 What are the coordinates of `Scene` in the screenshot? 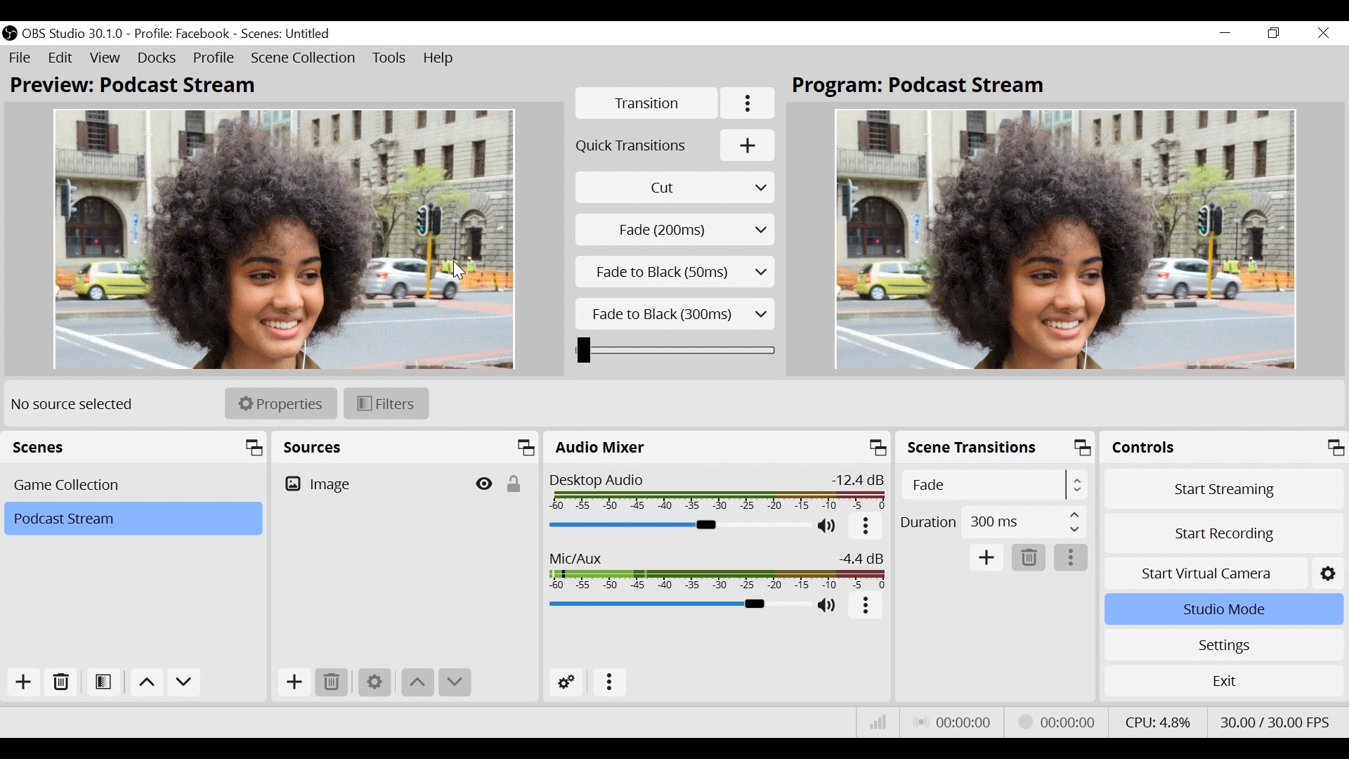 It's located at (133, 519).